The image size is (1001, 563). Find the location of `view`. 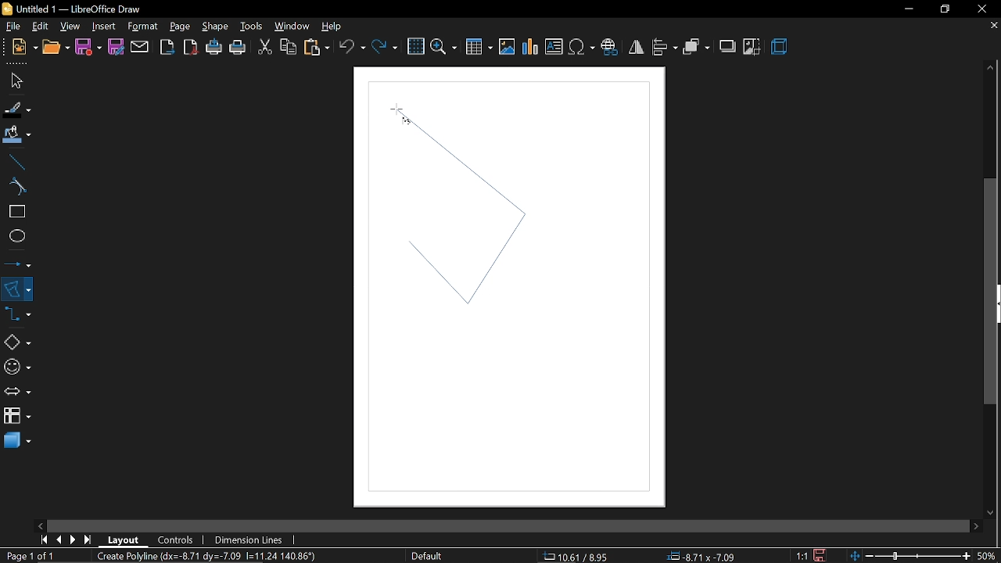

view is located at coordinates (70, 25).